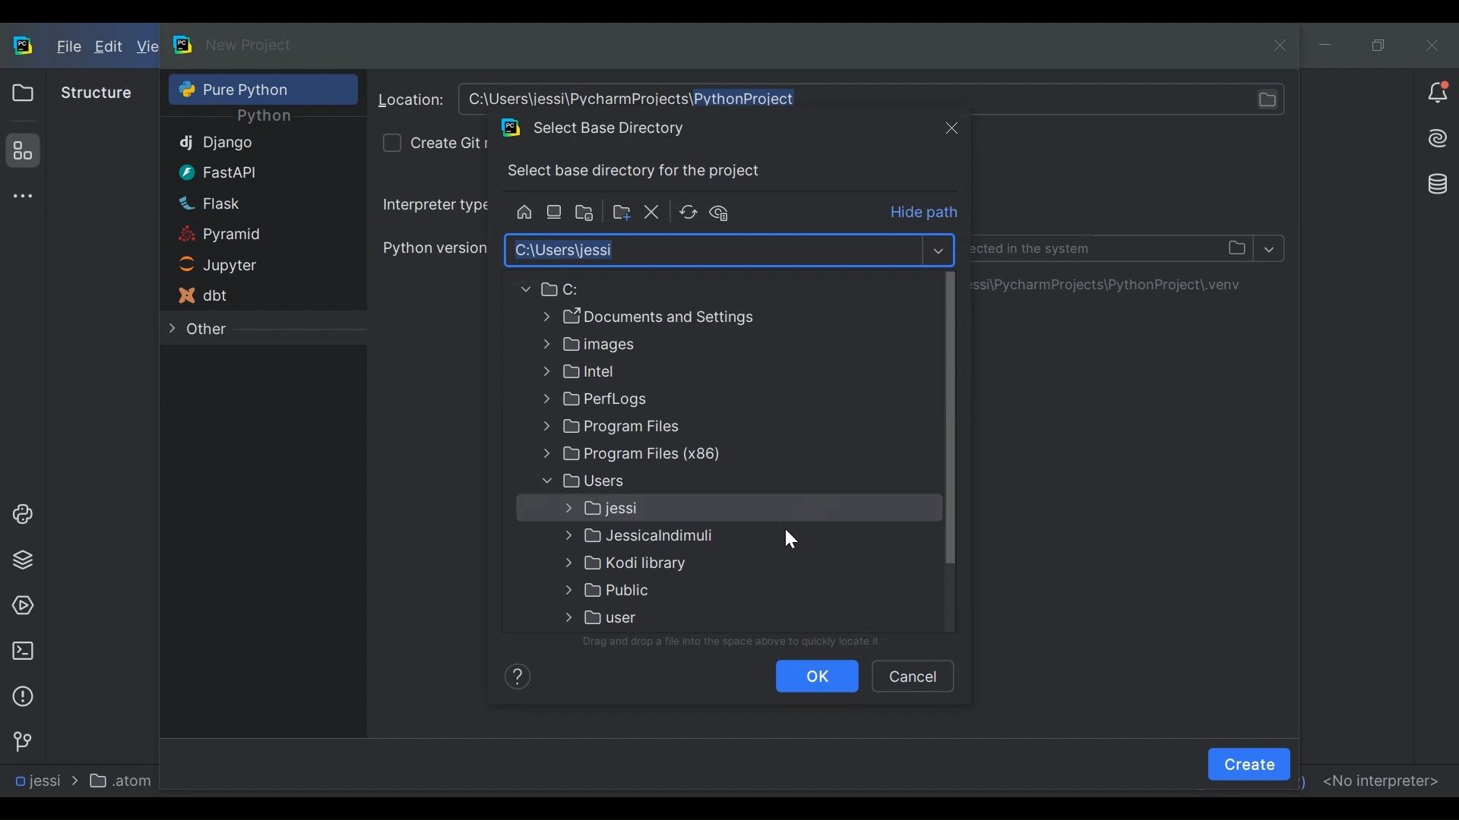  I want to click on Folder Path, so click(660, 289).